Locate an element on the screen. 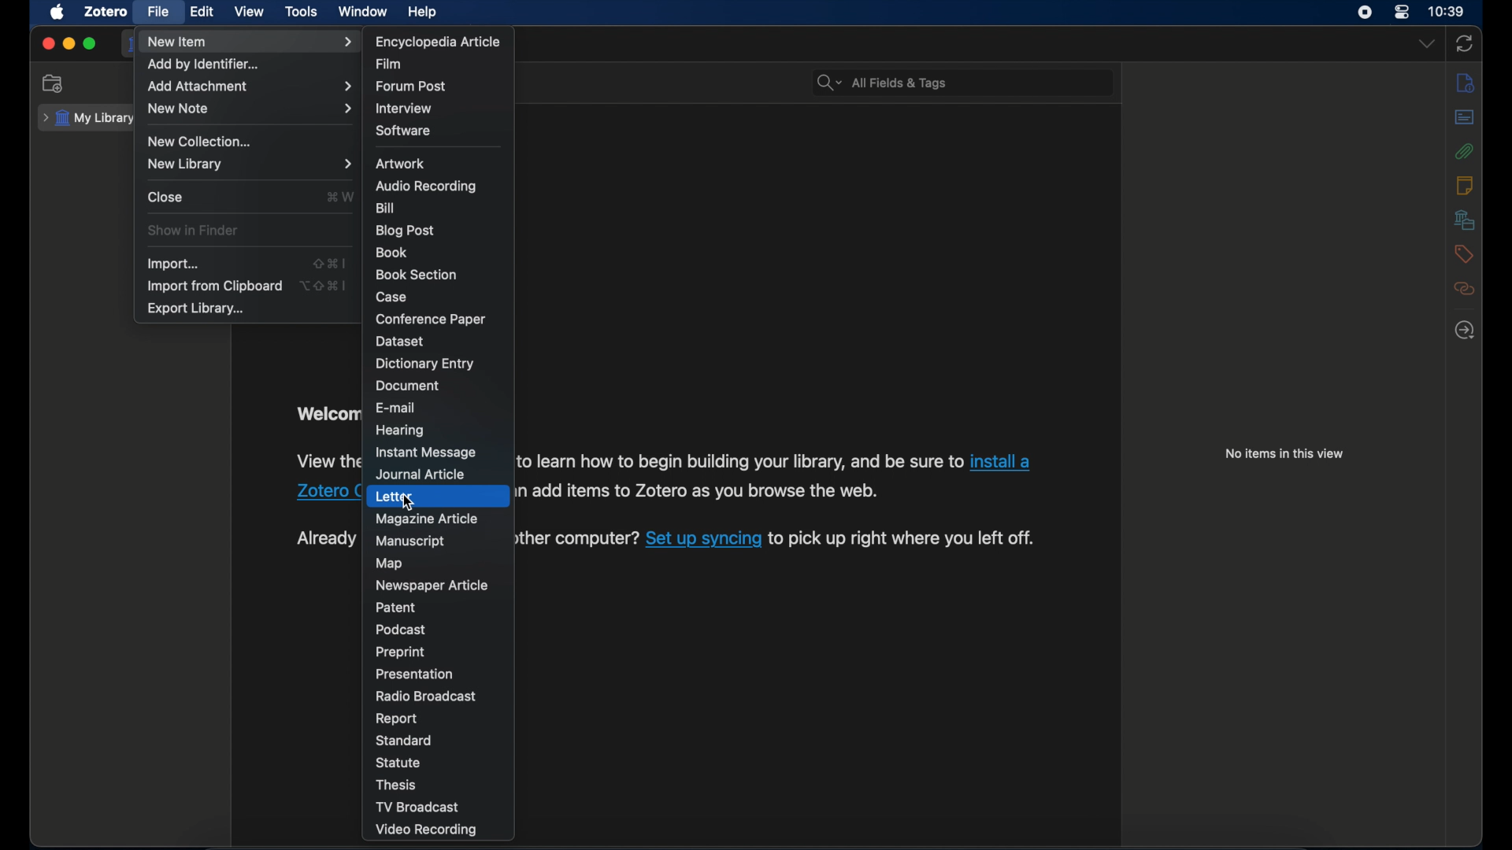 Image resolution: width=1512 pixels, height=850 pixels. conference paper is located at coordinates (432, 319).